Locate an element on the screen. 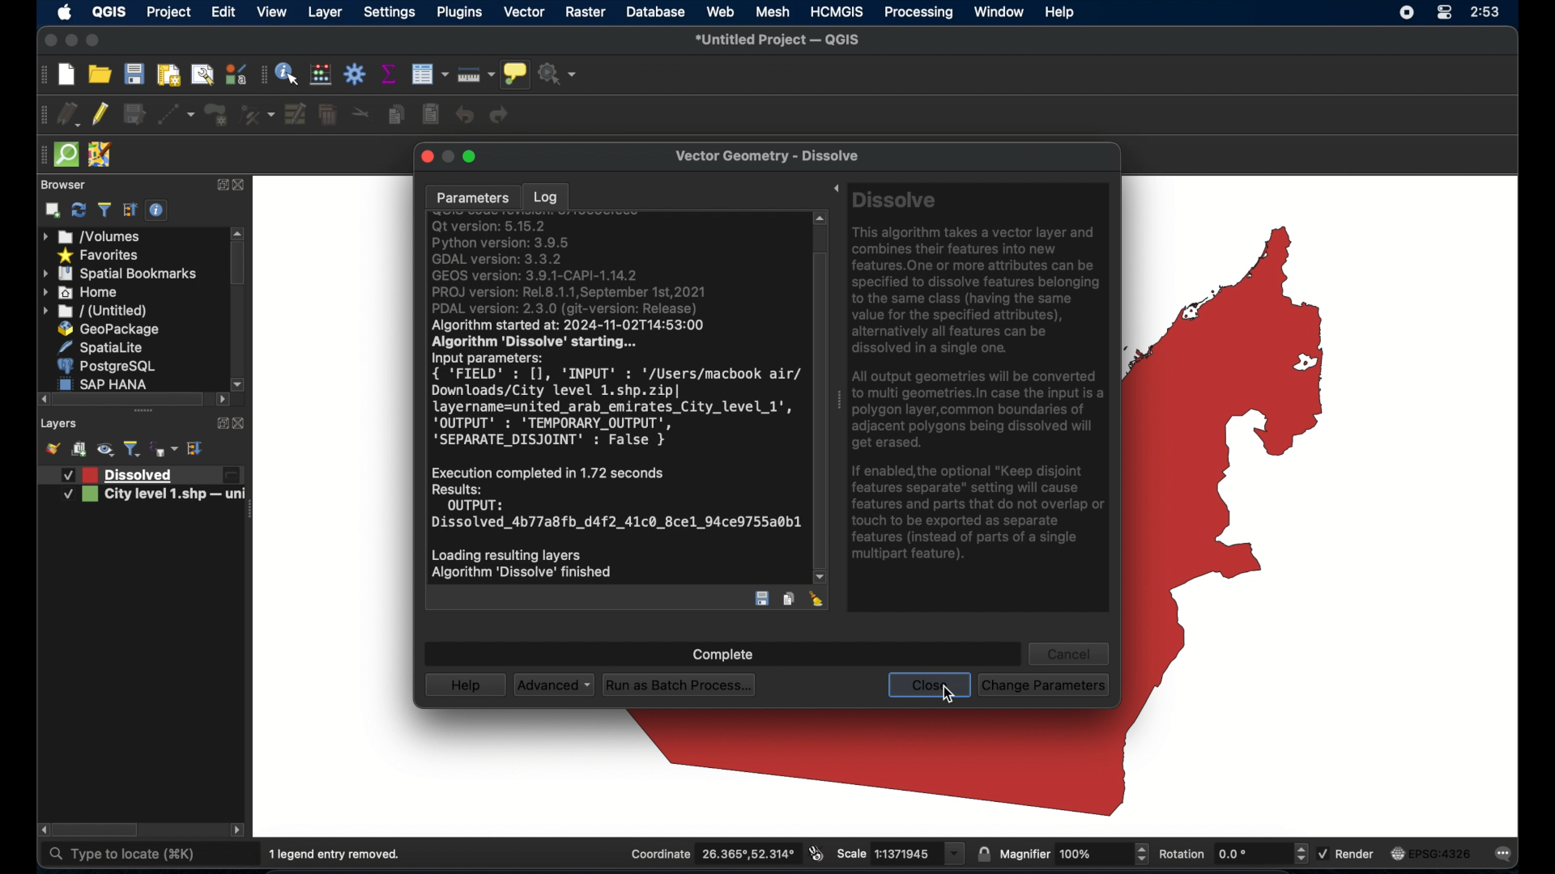 The image size is (1555, 874). postgresql is located at coordinates (109, 366).